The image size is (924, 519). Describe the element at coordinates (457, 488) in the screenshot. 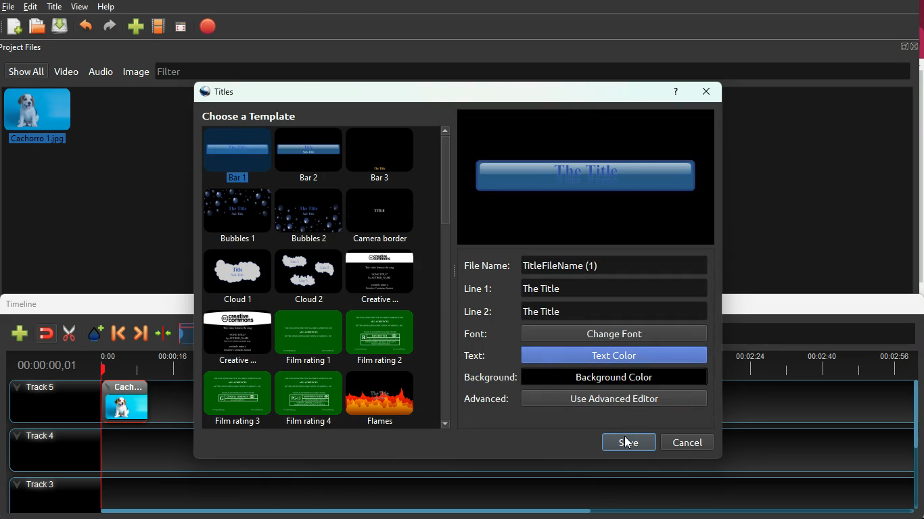

I see `Track 3` at that location.